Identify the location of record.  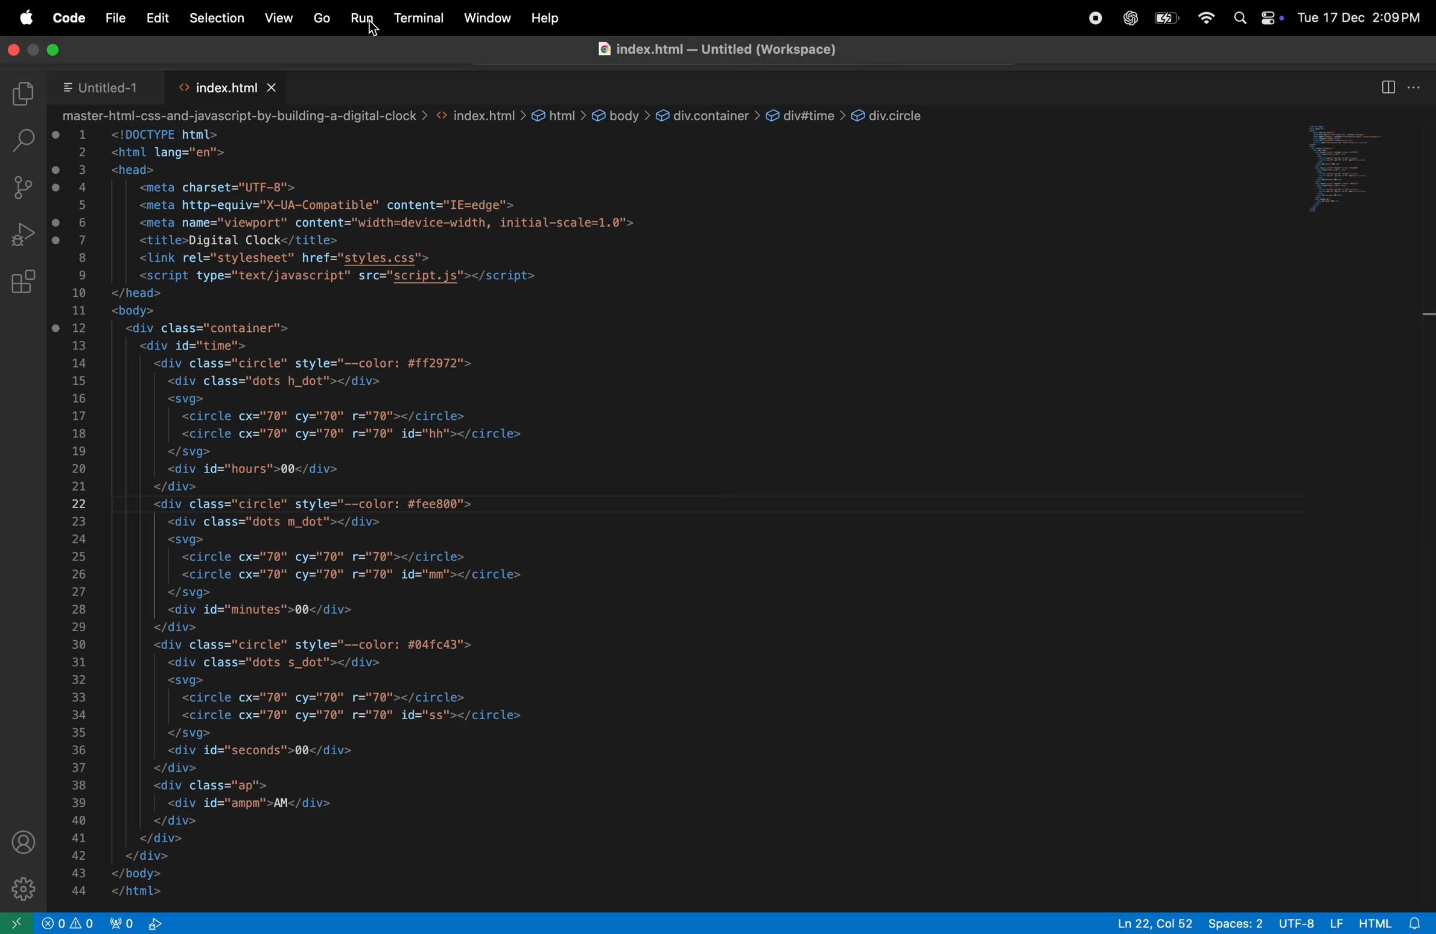
(1089, 19).